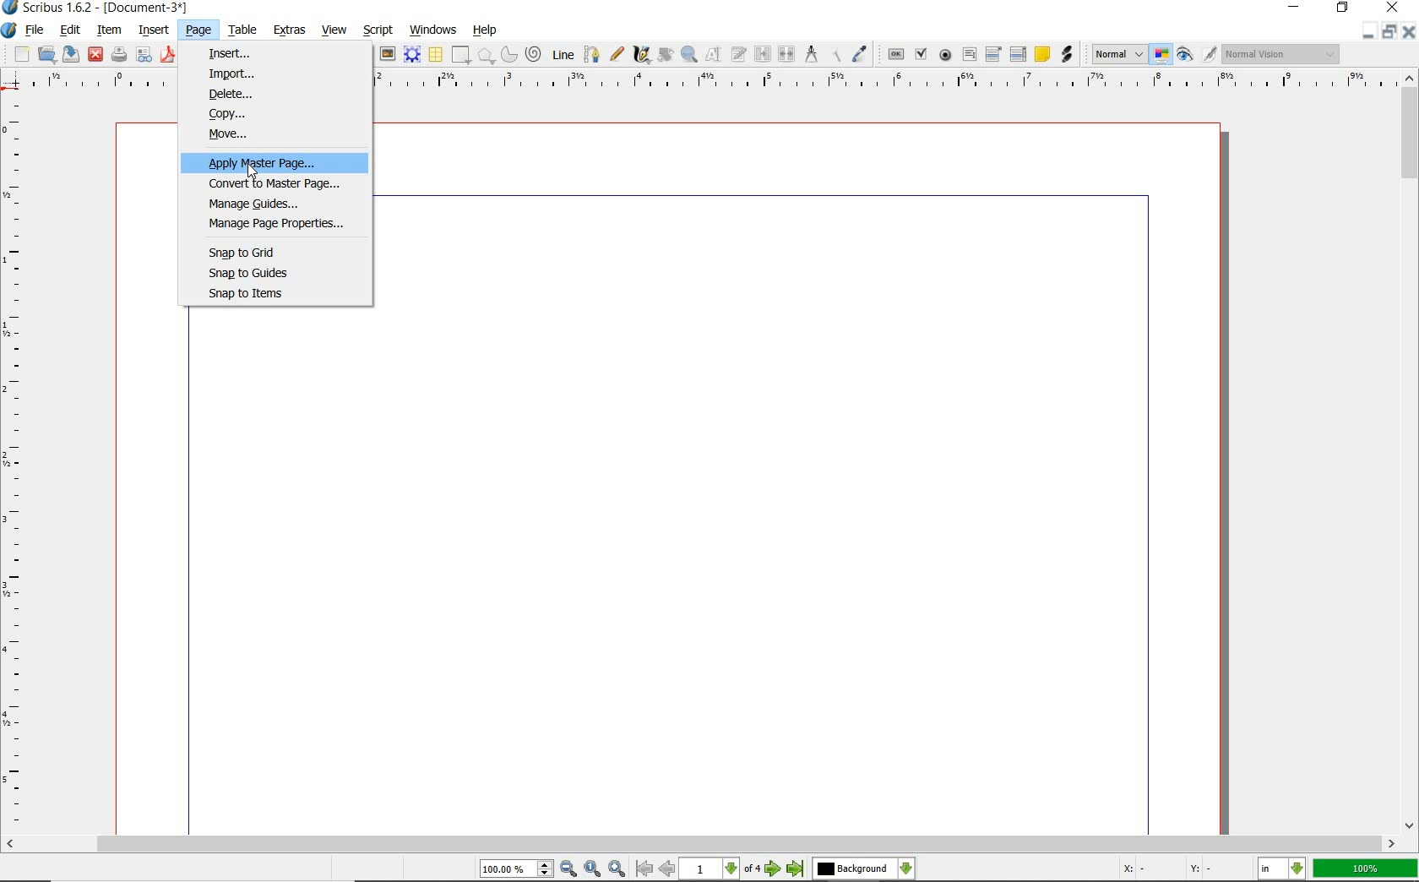 This screenshot has width=1419, height=882. Describe the element at coordinates (1185, 870) in the screenshot. I see `Cursor Coordinates` at that location.